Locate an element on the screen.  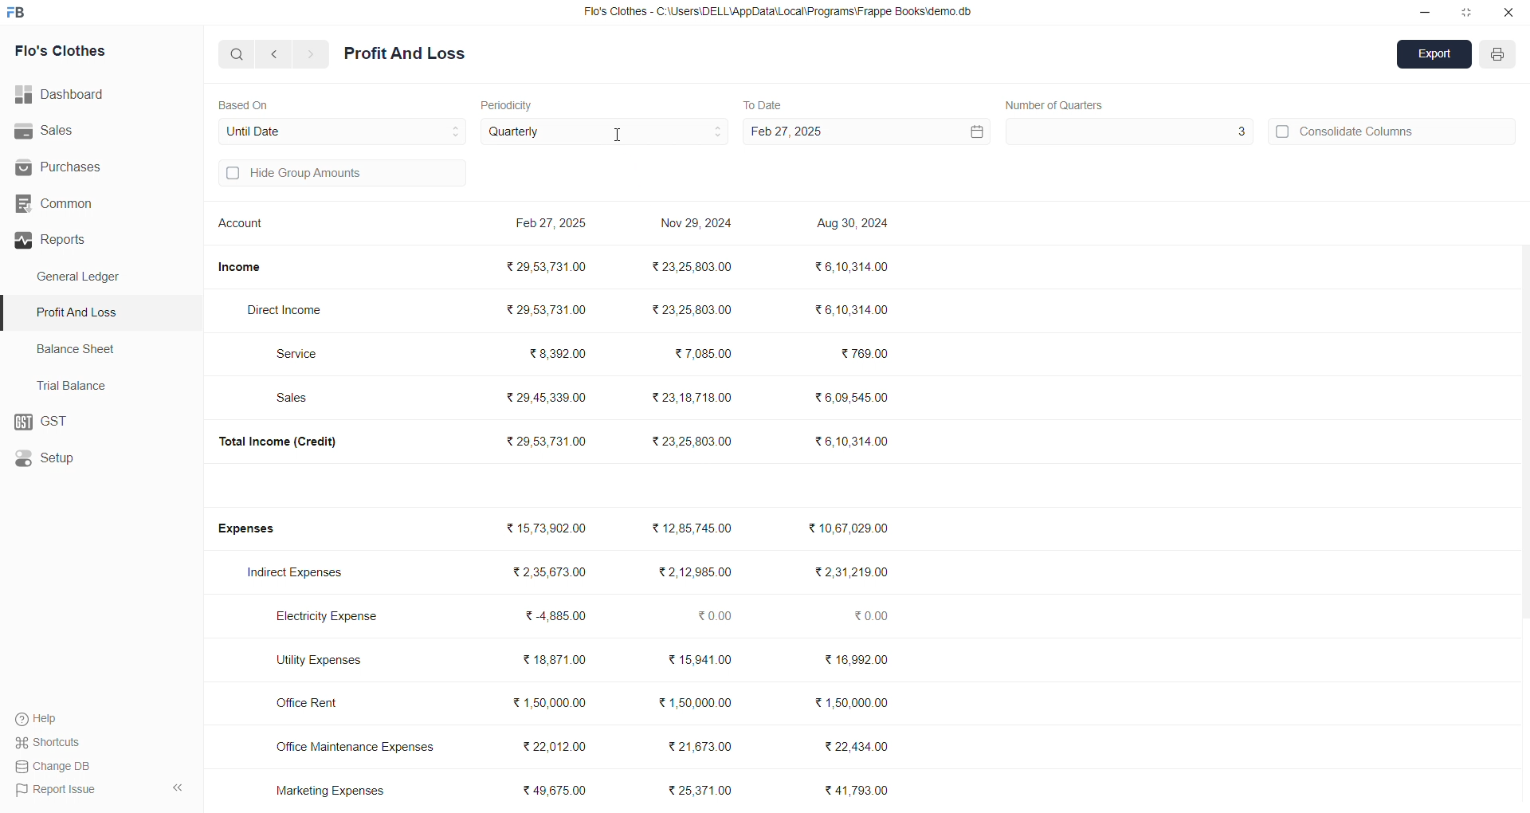
₹22,434.00 is located at coordinates (857, 744).